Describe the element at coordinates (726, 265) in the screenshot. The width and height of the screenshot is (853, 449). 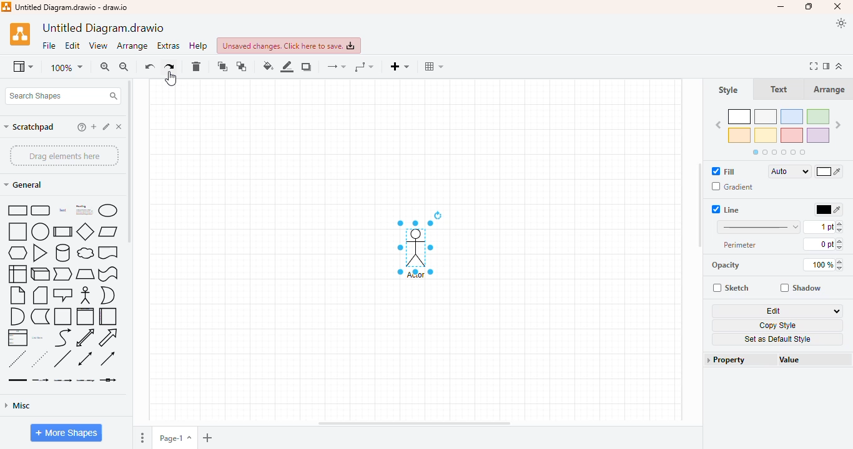
I see `opacity` at that location.